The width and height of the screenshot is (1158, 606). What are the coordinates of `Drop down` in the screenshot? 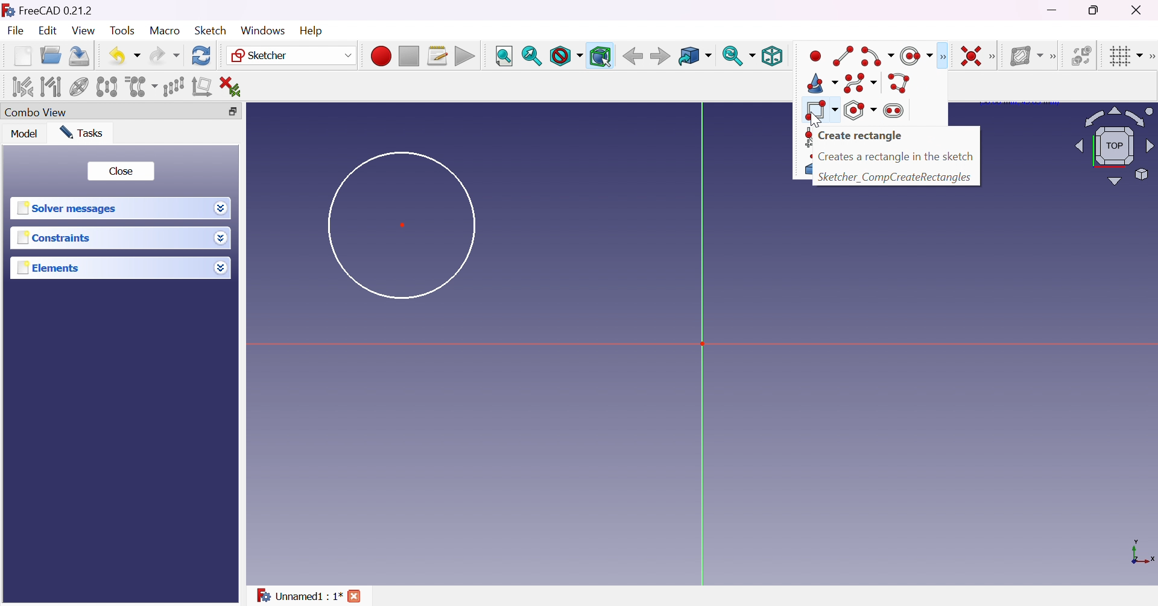 It's located at (221, 208).